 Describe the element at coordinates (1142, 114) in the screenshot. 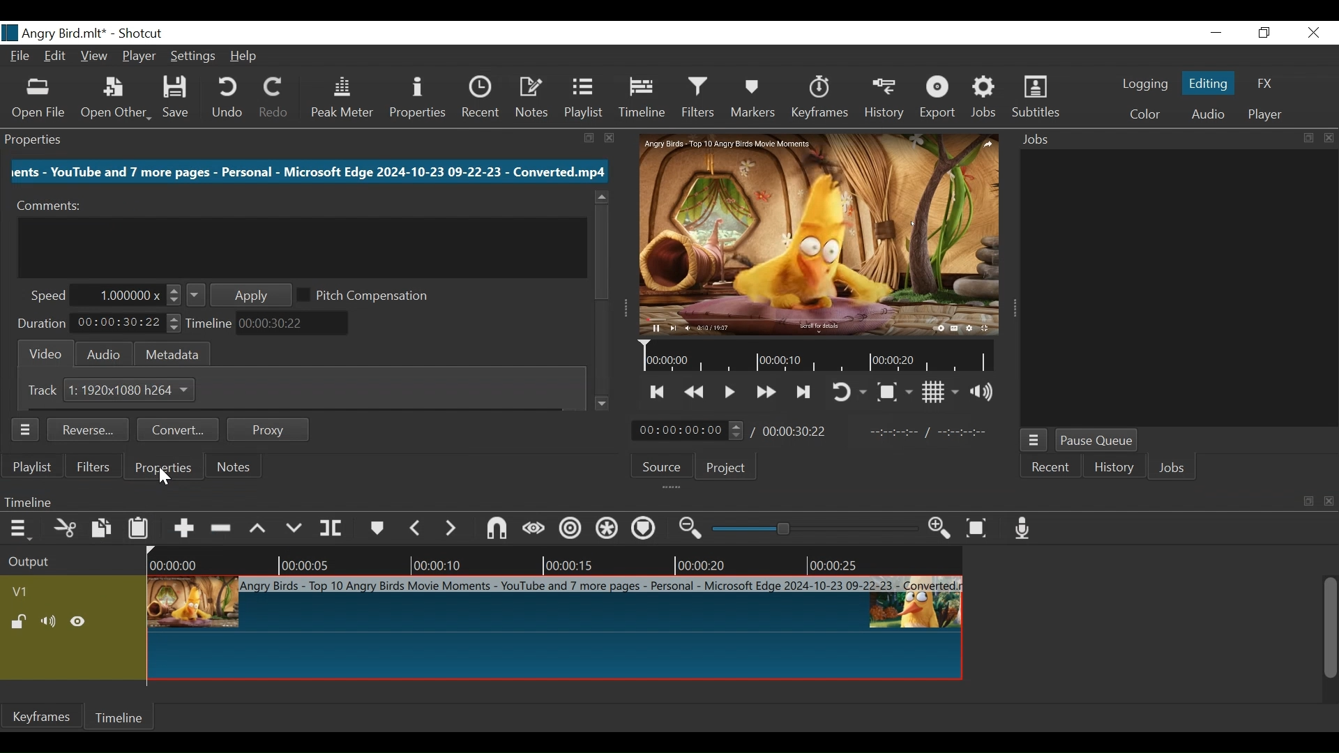

I see `Color` at that location.